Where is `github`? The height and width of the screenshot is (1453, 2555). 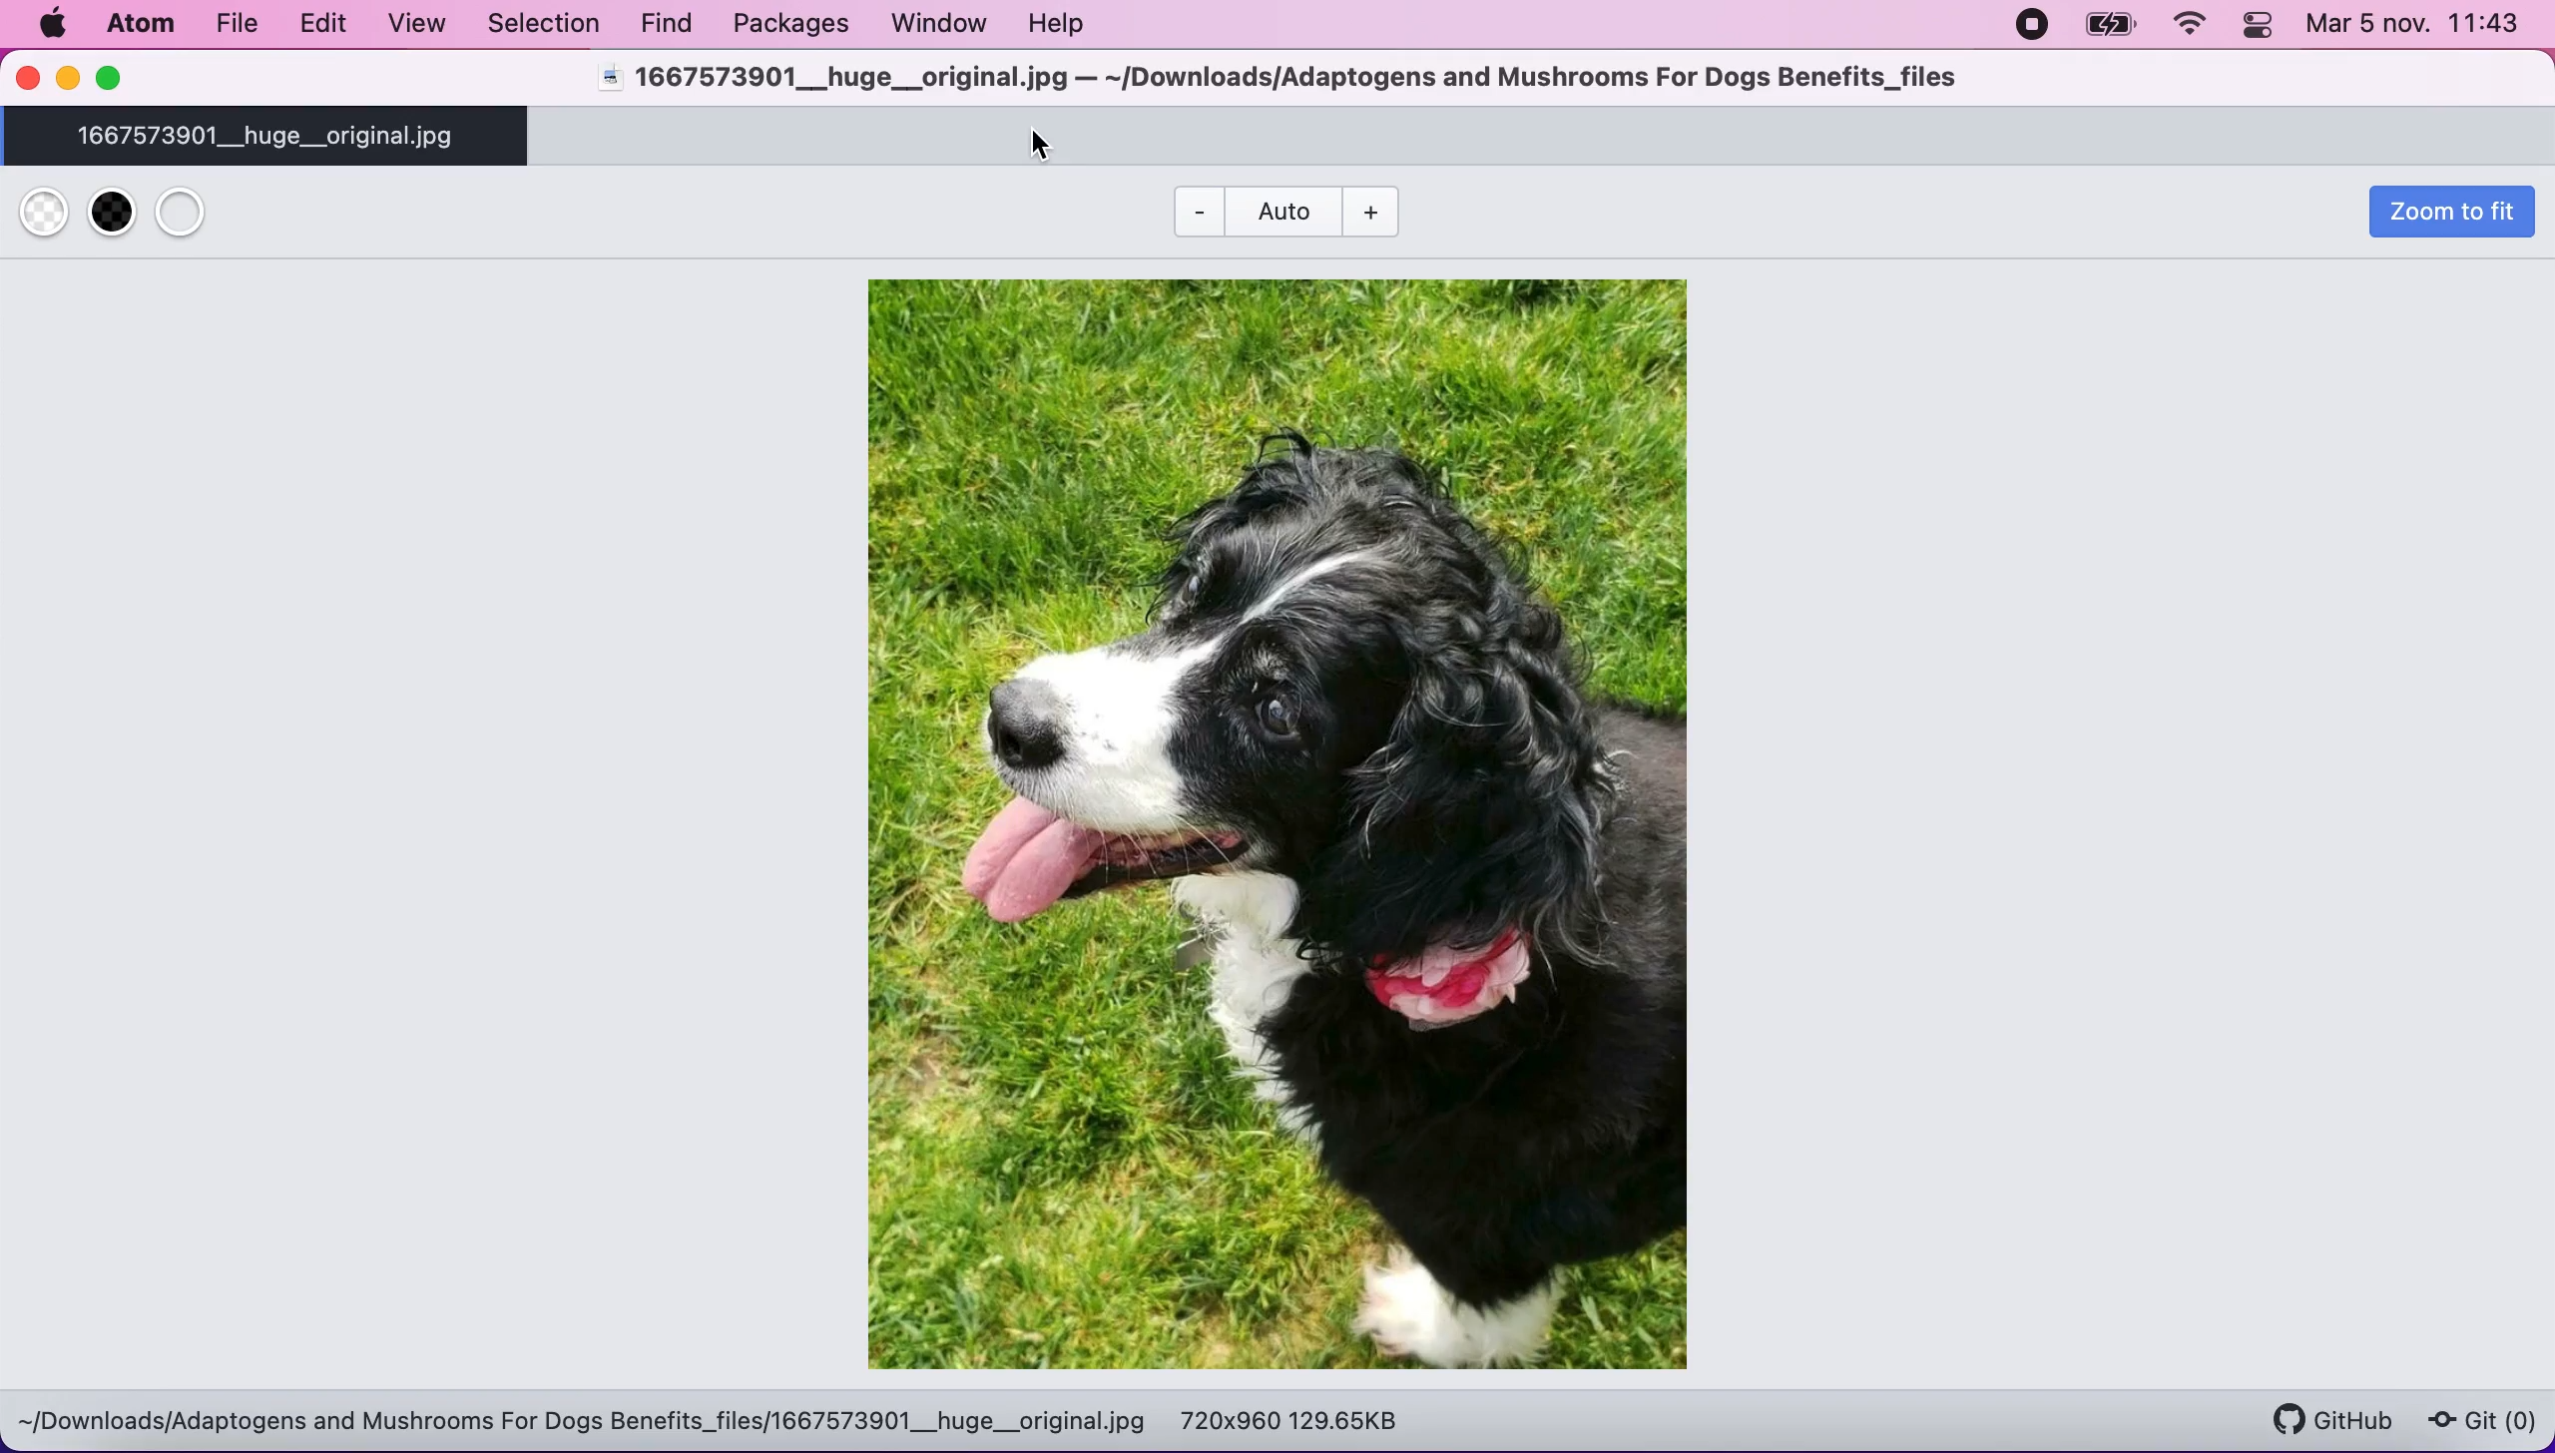
github is located at coordinates (2323, 1410).